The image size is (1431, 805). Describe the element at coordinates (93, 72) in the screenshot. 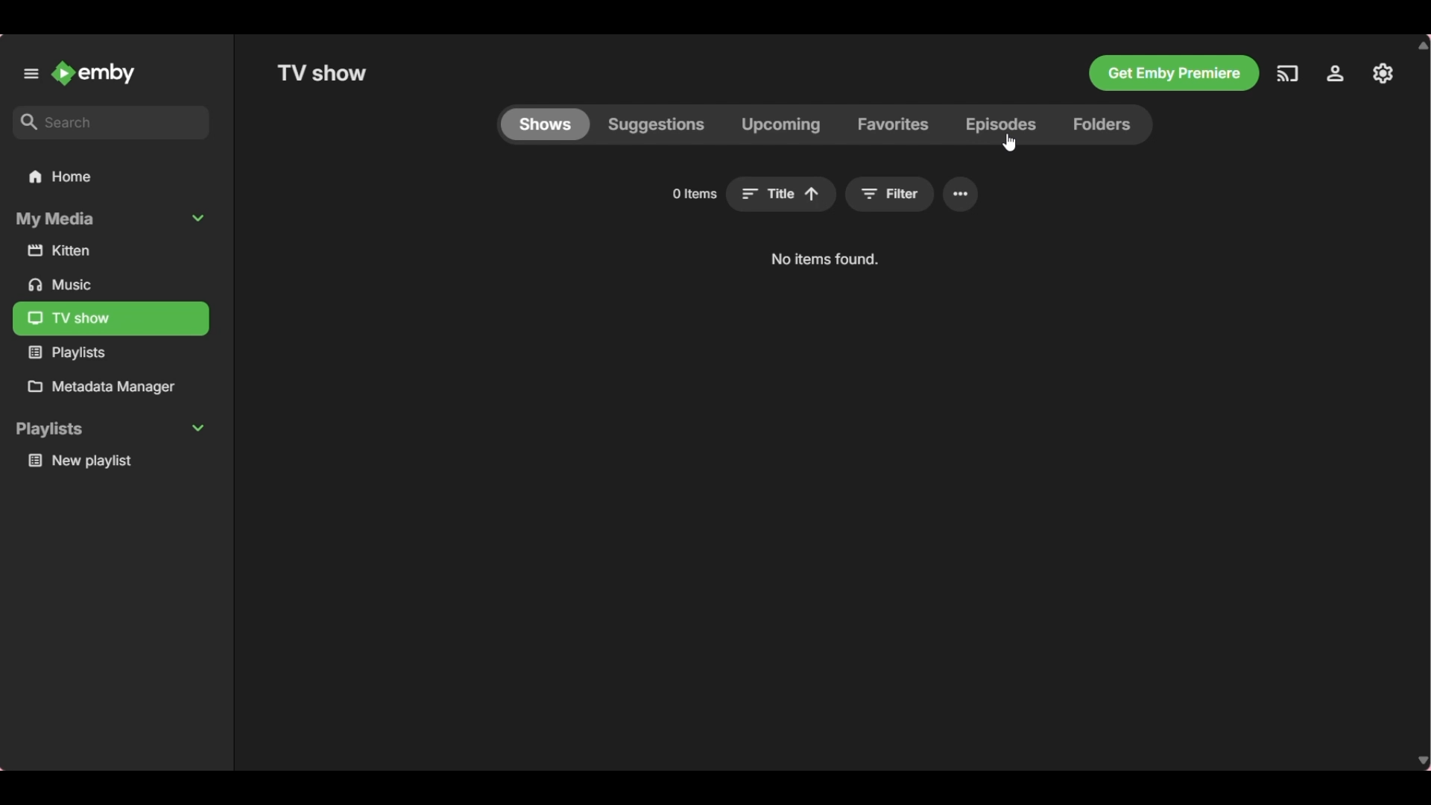

I see `Go to home` at that location.